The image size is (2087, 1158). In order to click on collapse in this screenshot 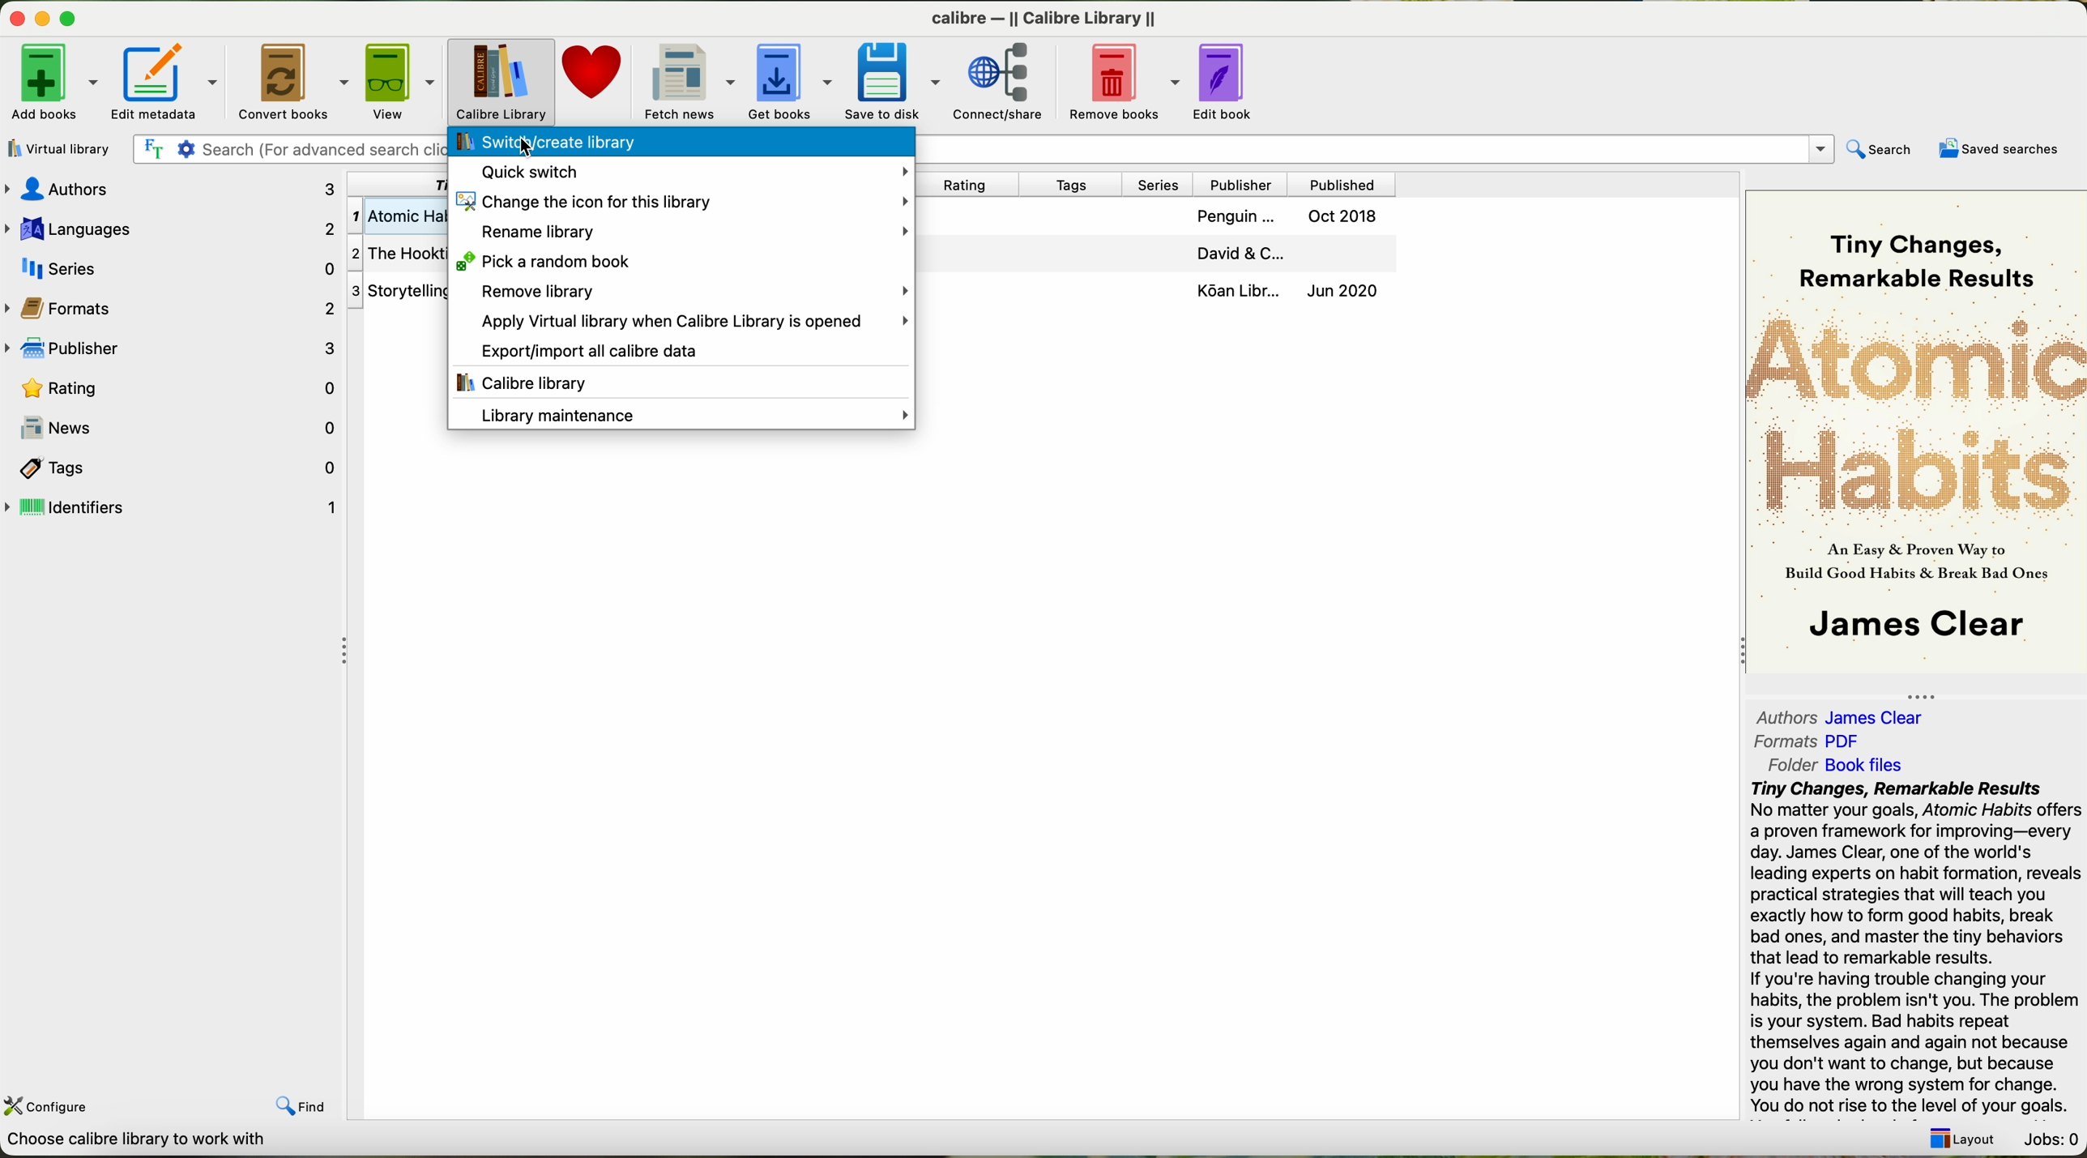, I will do `click(344, 654)`.